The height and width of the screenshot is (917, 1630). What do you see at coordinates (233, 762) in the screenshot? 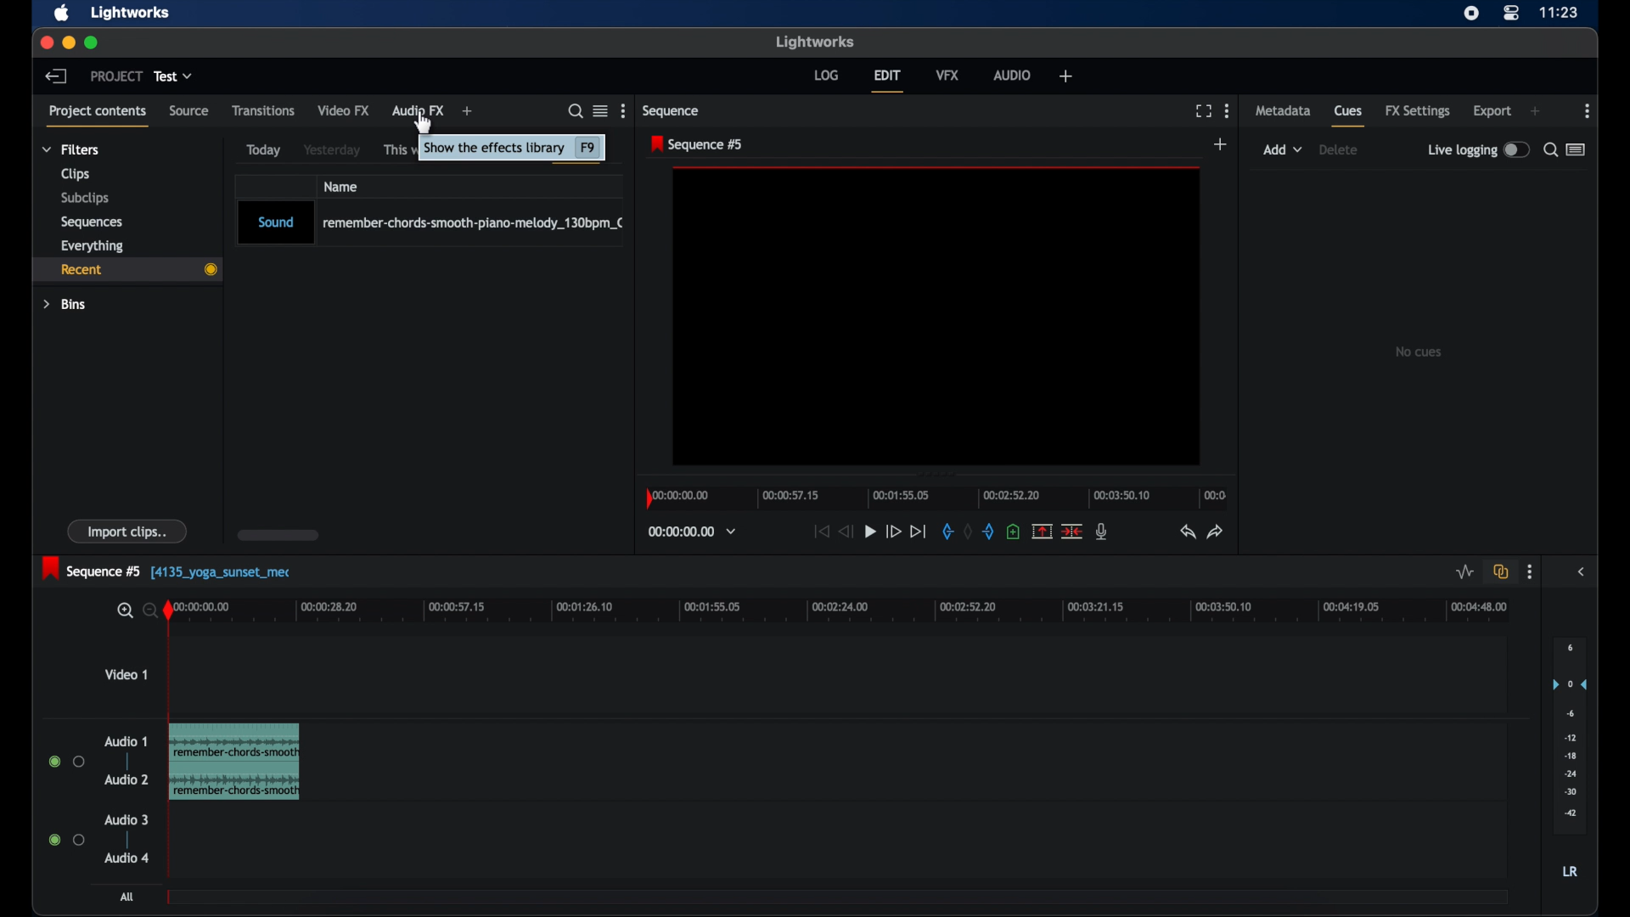
I see `video clip` at bounding box center [233, 762].